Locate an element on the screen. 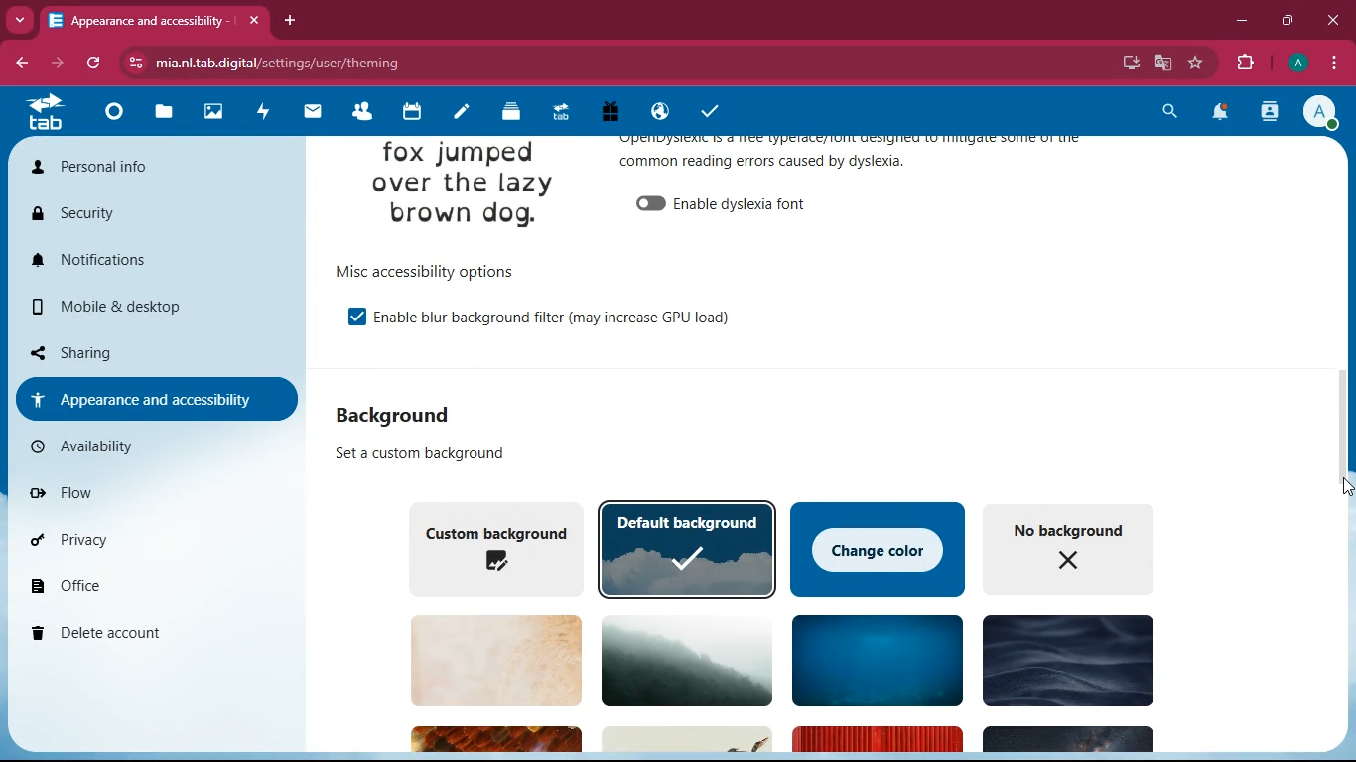  sharing is located at coordinates (145, 353).